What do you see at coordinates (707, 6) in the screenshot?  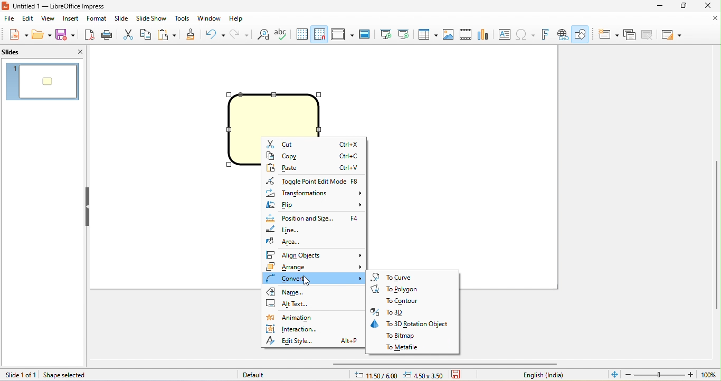 I see `close` at bounding box center [707, 6].